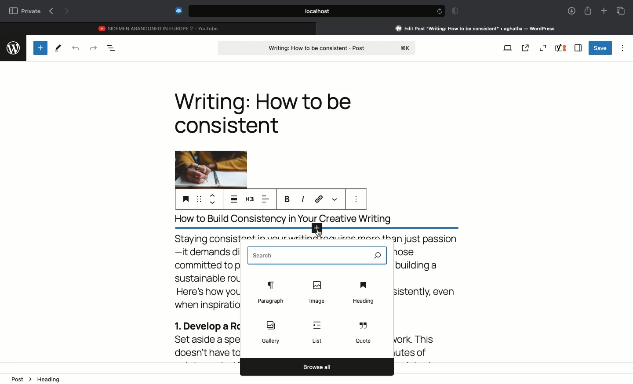 The image size is (633, 384). Describe the element at coordinates (68, 12) in the screenshot. I see `Next page` at that location.